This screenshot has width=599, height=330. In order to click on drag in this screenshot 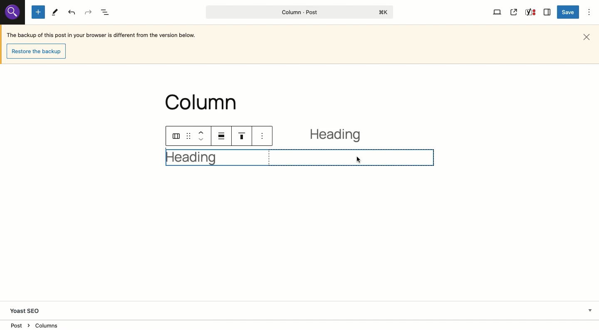, I will do `click(187, 136)`.